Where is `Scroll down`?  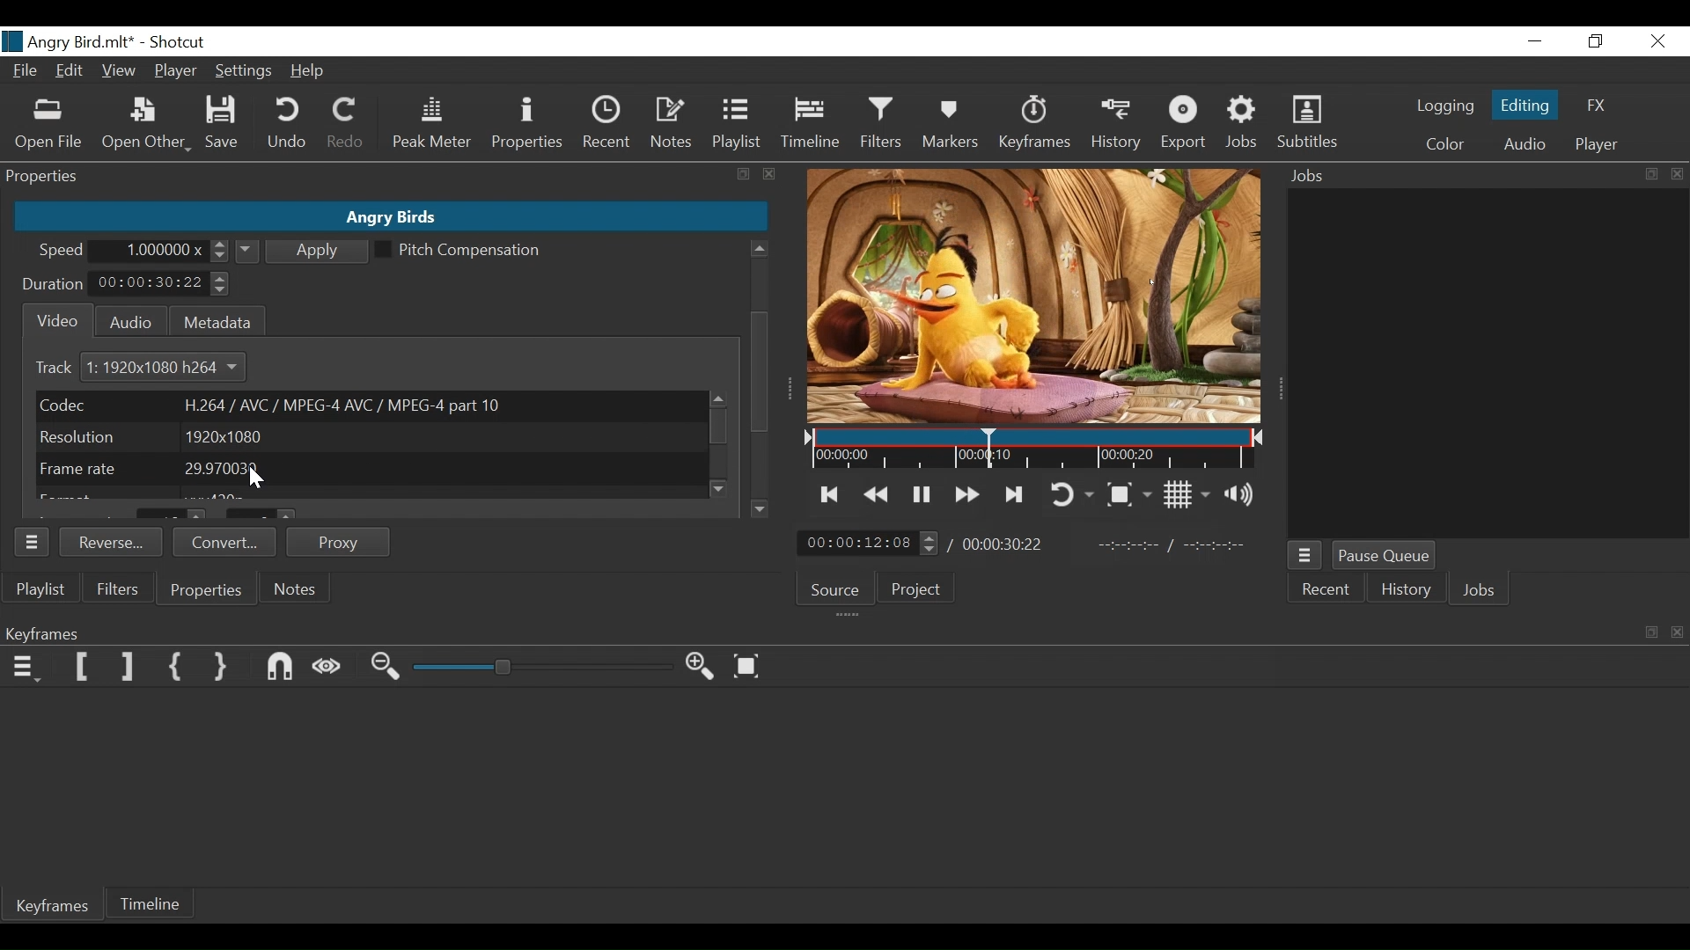 Scroll down is located at coordinates (760, 508).